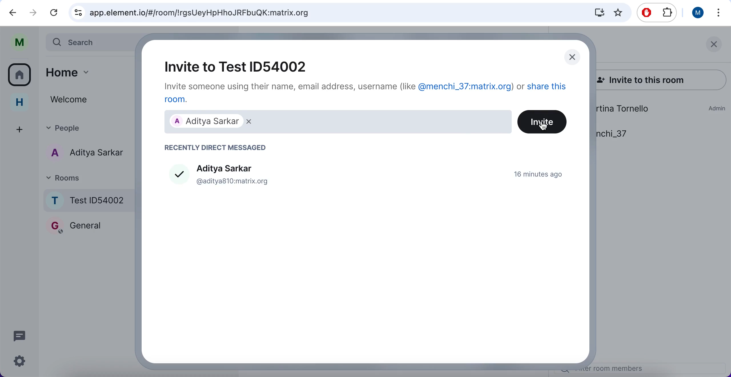 The height and width of the screenshot is (377, 731). What do you see at coordinates (544, 122) in the screenshot?
I see `invite` at bounding box center [544, 122].